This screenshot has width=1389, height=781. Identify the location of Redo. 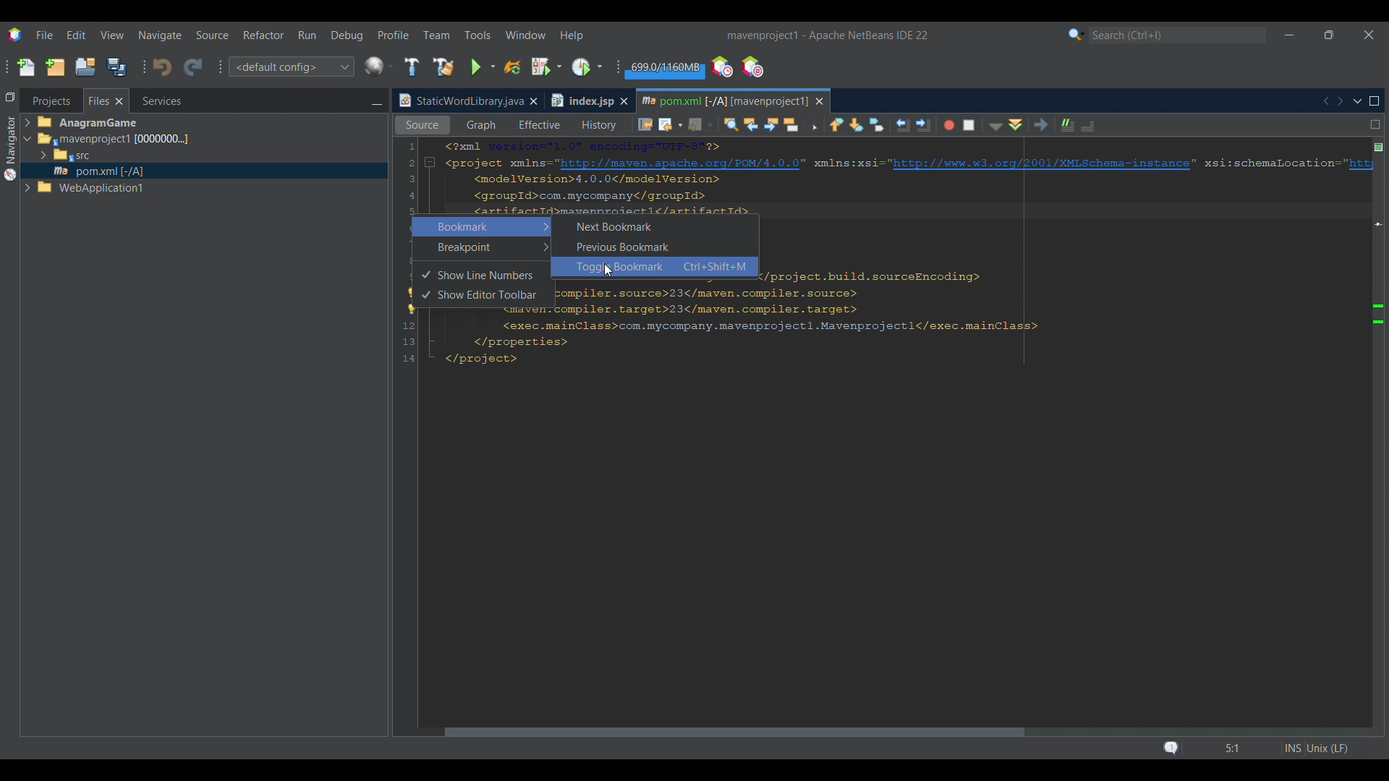
(193, 68).